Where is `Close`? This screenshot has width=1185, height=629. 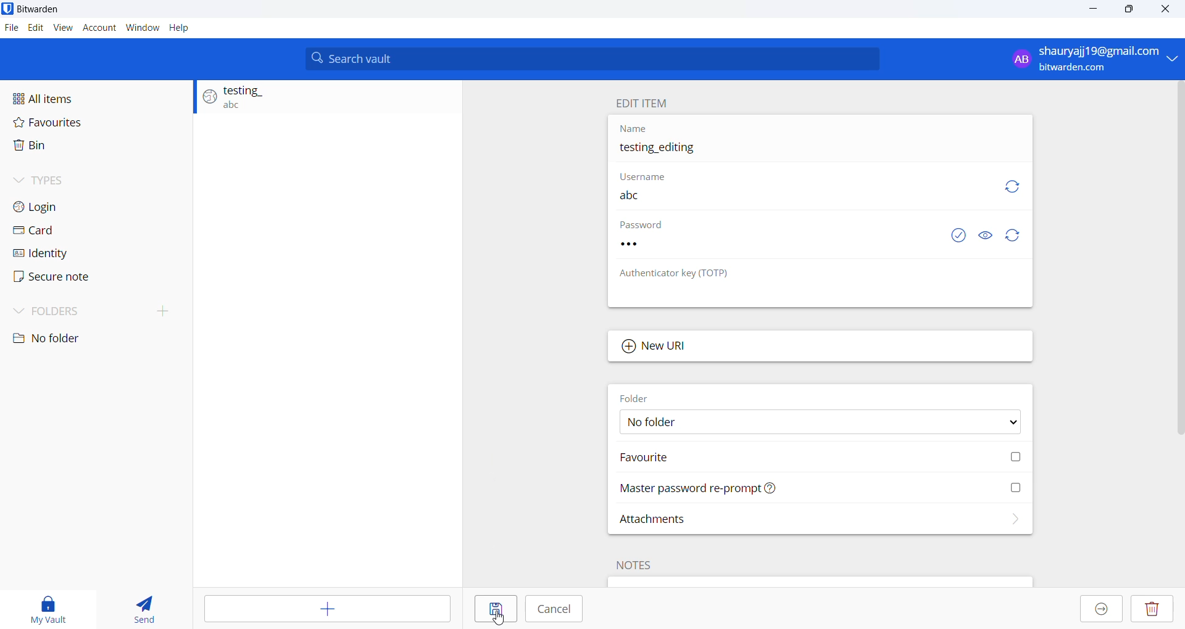 Close is located at coordinates (1170, 11).